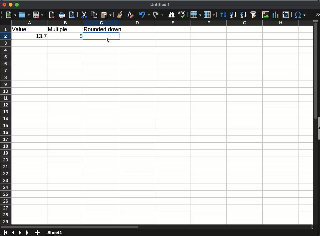 This screenshot has width=320, height=236. What do you see at coordinates (313, 125) in the screenshot?
I see `scroll` at bounding box center [313, 125].